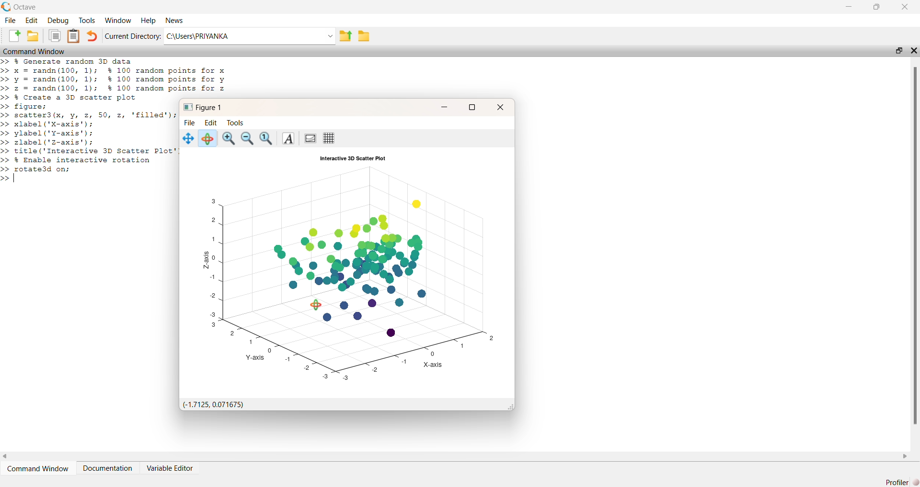  Describe the element at coordinates (901, 481) in the screenshot. I see `Profiler` at that location.